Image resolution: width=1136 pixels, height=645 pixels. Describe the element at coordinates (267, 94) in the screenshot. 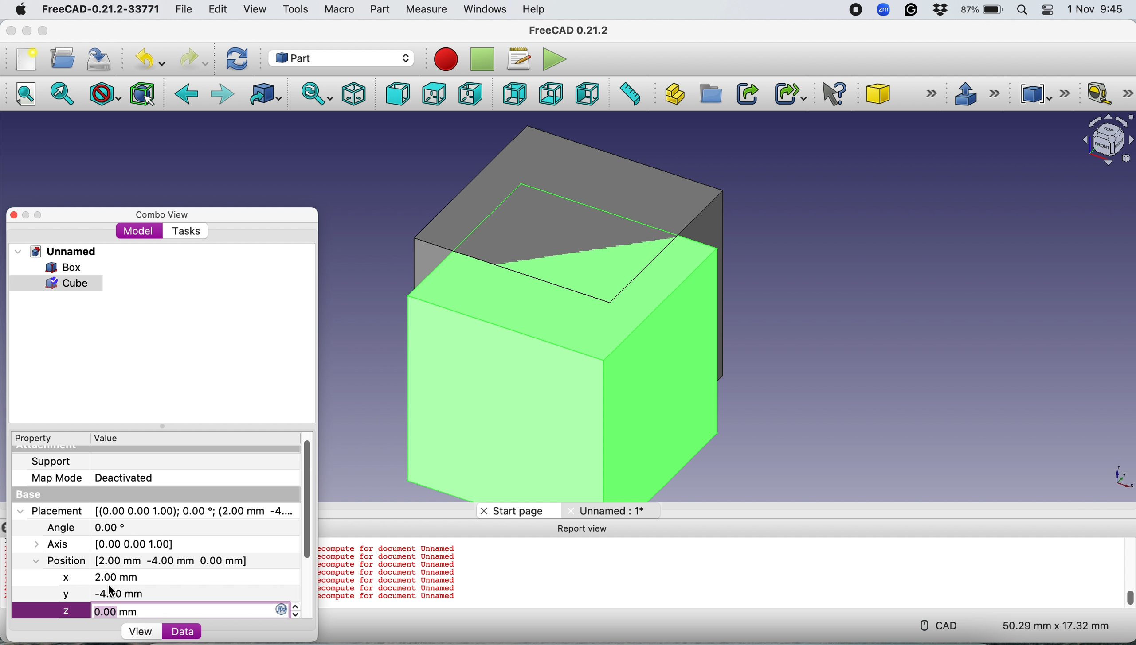

I see `Go to linked object` at that location.